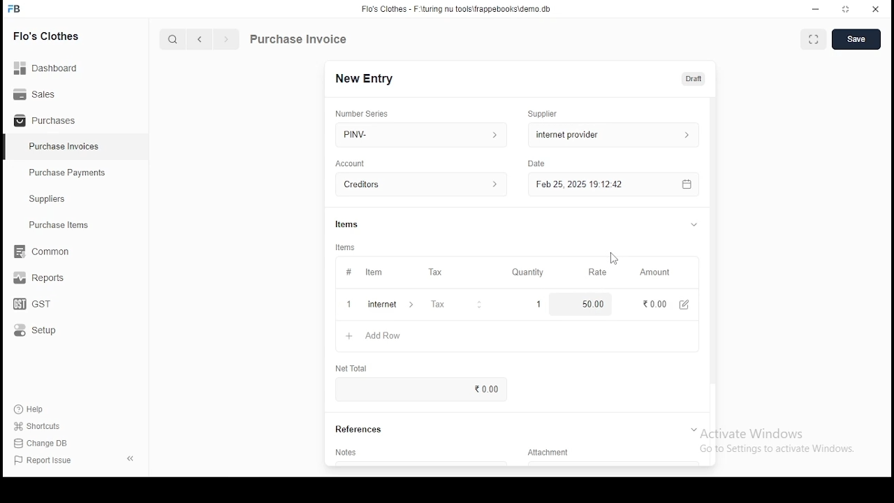  I want to click on tax, so click(435, 272).